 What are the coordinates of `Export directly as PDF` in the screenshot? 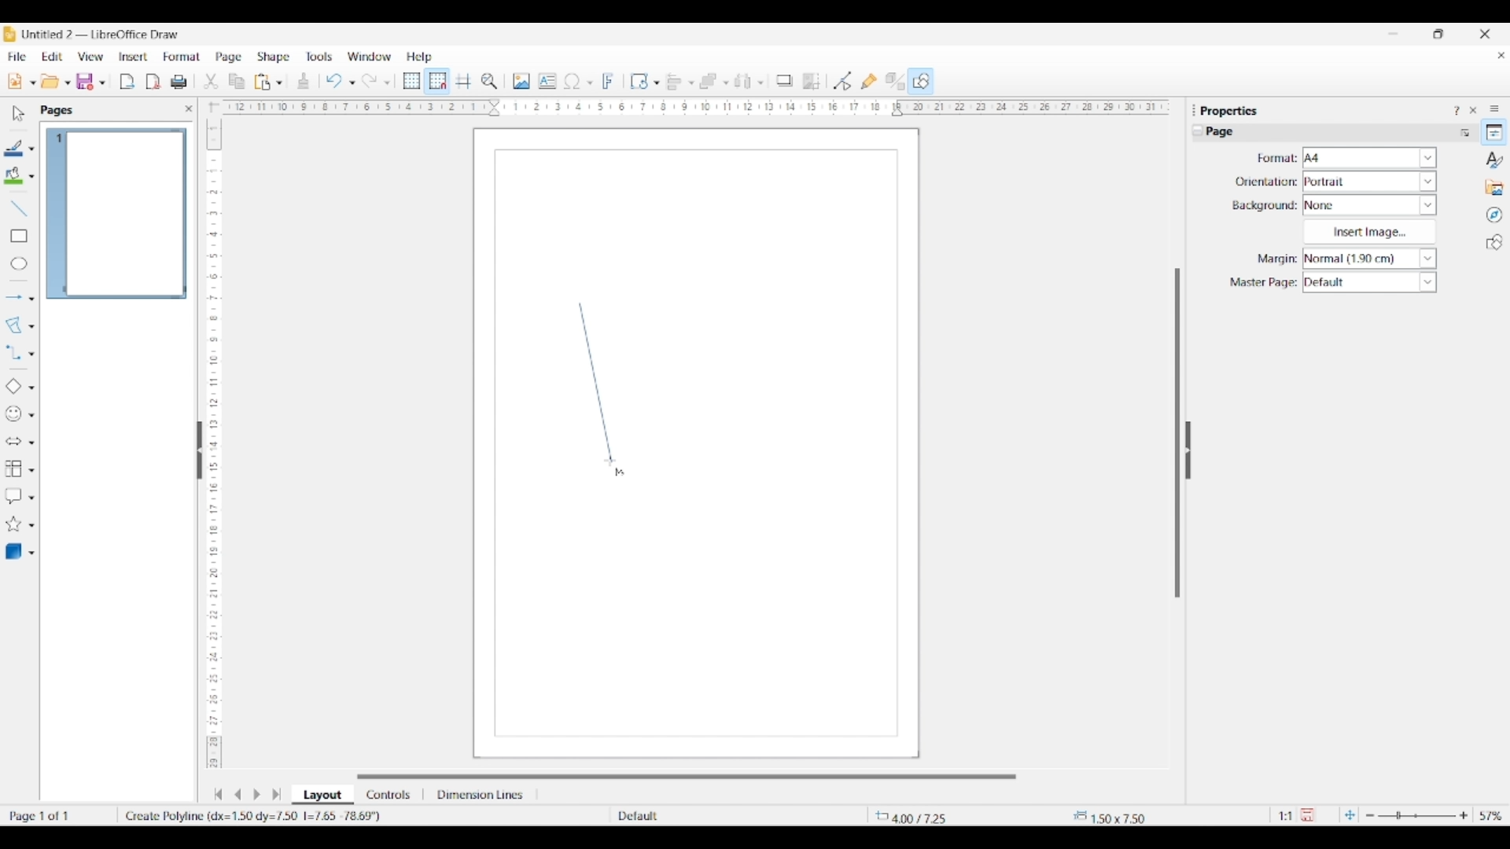 It's located at (153, 83).